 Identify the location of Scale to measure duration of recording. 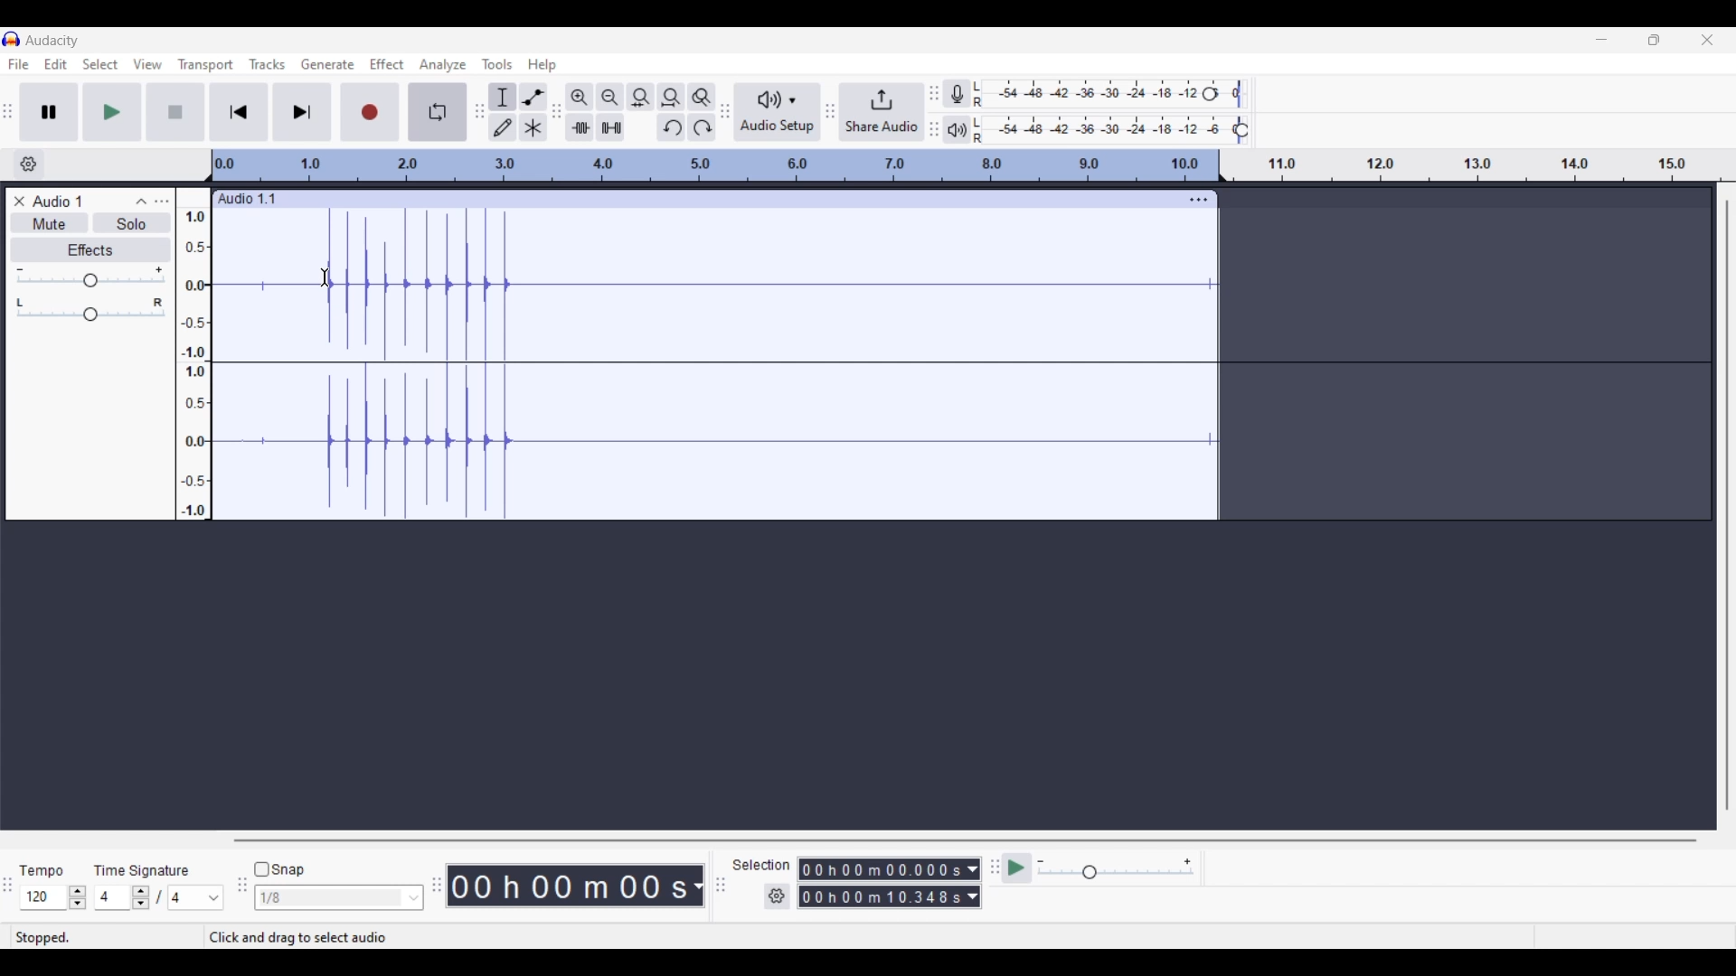
(1486, 165).